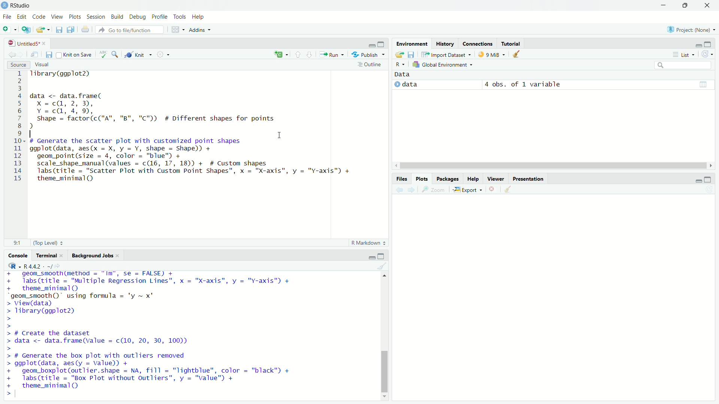 The height and width of the screenshot is (404, 719). Describe the element at coordinates (130, 30) in the screenshot. I see `Go to file/function` at that location.